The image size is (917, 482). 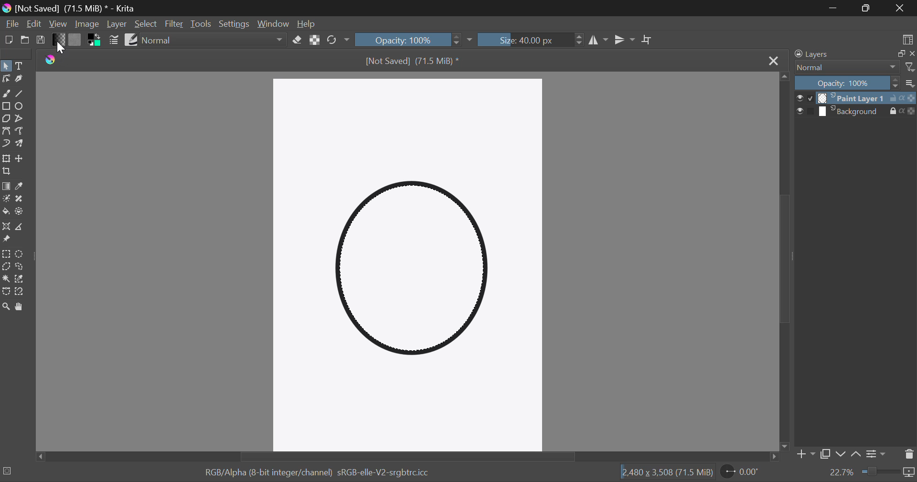 What do you see at coordinates (852, 112) in the screenshot?
I see `layer 2` at bounding box center [852, 112].